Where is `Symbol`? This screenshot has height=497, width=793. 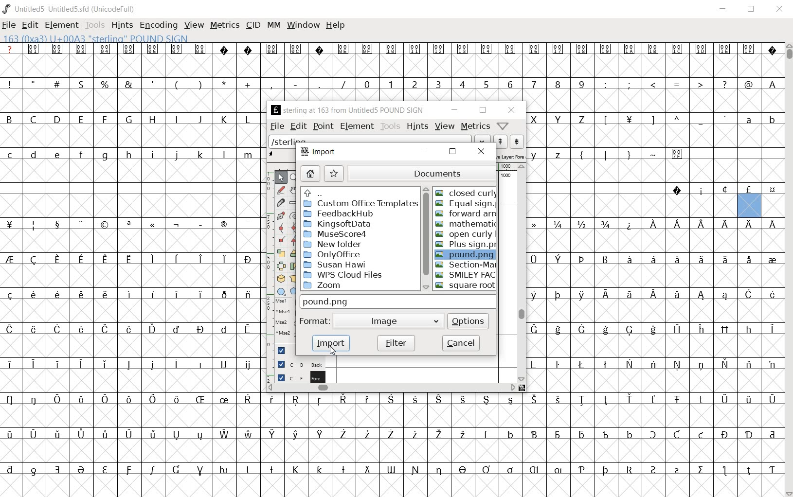
Symbol is located at coordinates (487, 435).